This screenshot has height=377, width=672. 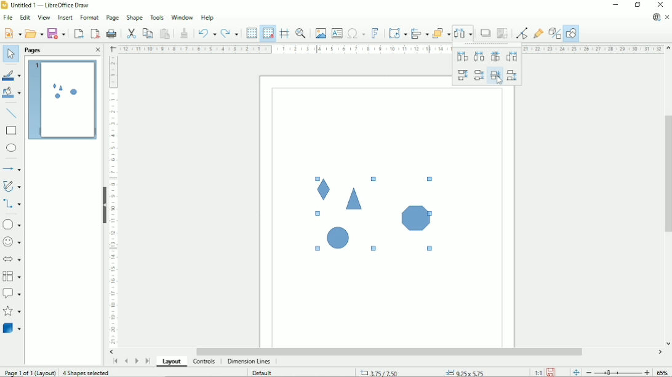 What do you see at coordinates (419, 33) in the screenshot?
I see `Align objects` at bounding box center [419, 33].